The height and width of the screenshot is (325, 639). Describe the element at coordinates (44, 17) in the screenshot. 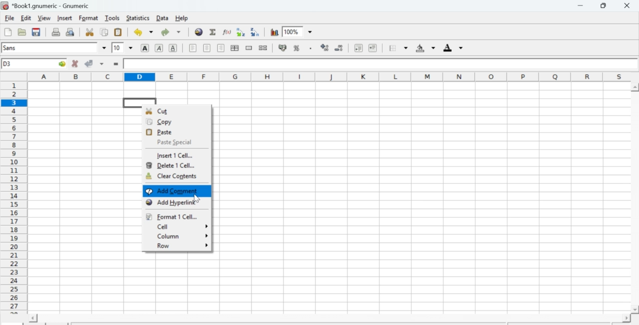

I see `View` at that location.